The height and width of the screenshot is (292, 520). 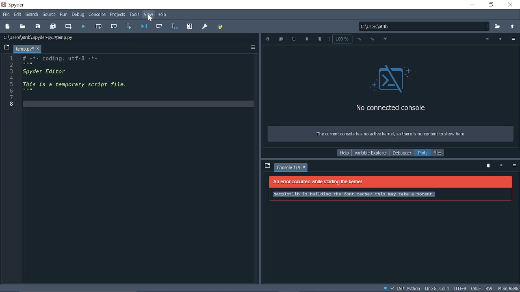 What do you see at coordinates (387, 40) in the screenshot?
I see `Fit to width` at bounding box center [387, 40].